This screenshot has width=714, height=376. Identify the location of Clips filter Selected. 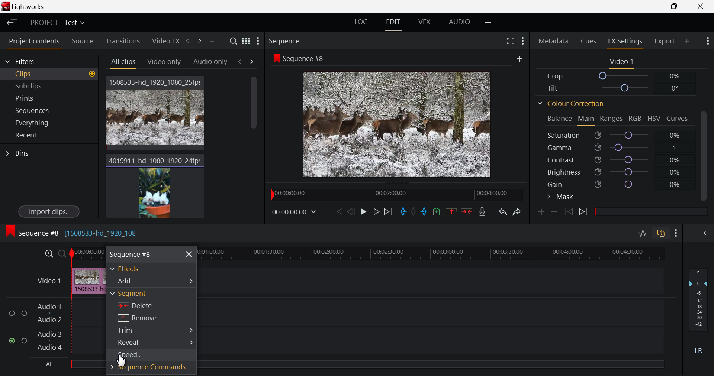
(54, 74).